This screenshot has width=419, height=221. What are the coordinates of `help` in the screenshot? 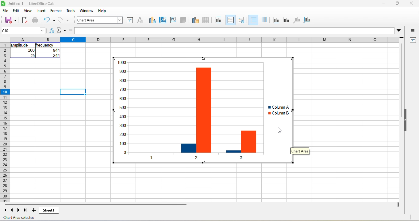 It's located at (102, 10).